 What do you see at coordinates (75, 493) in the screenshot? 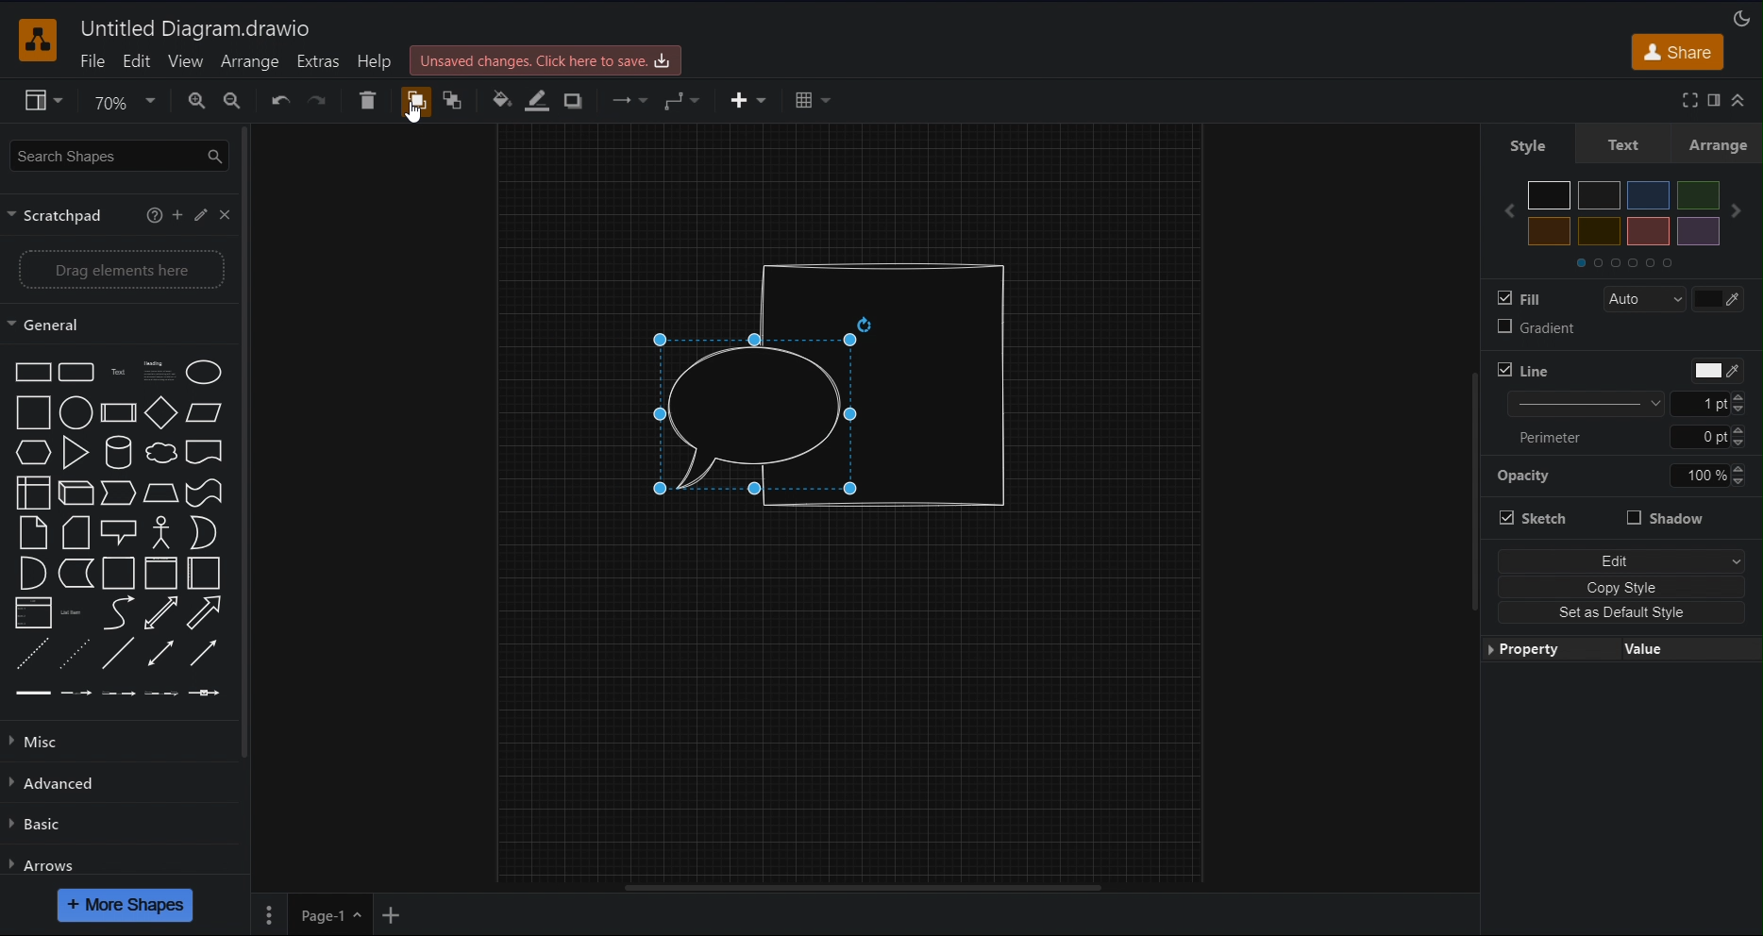
I see `Cube` at bounding box center [75, 493].